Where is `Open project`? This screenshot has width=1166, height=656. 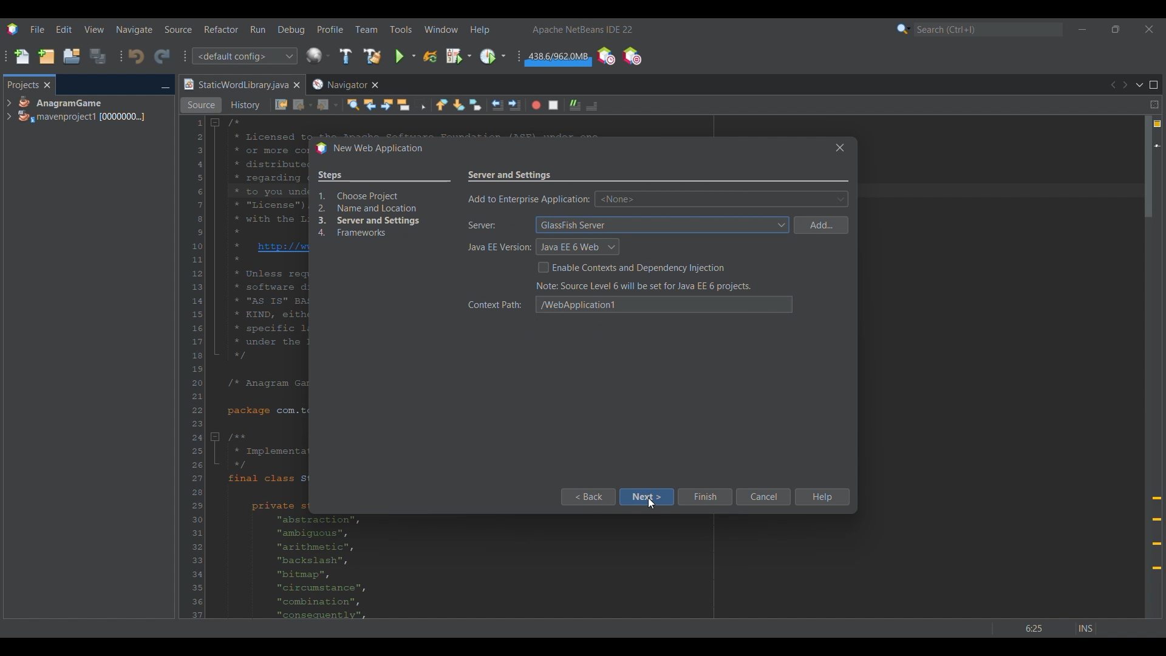 Open project is located at coordinates (72, 56).